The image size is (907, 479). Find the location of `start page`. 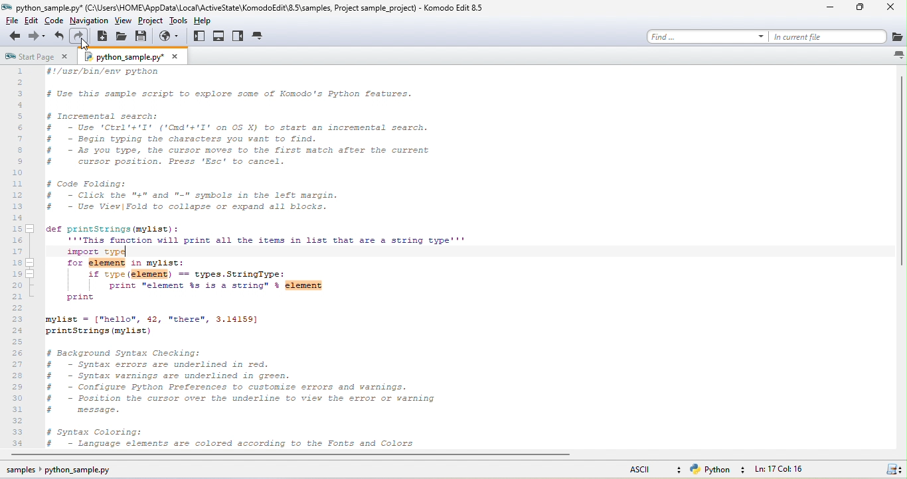

start page is located at coordinates (41, 57).